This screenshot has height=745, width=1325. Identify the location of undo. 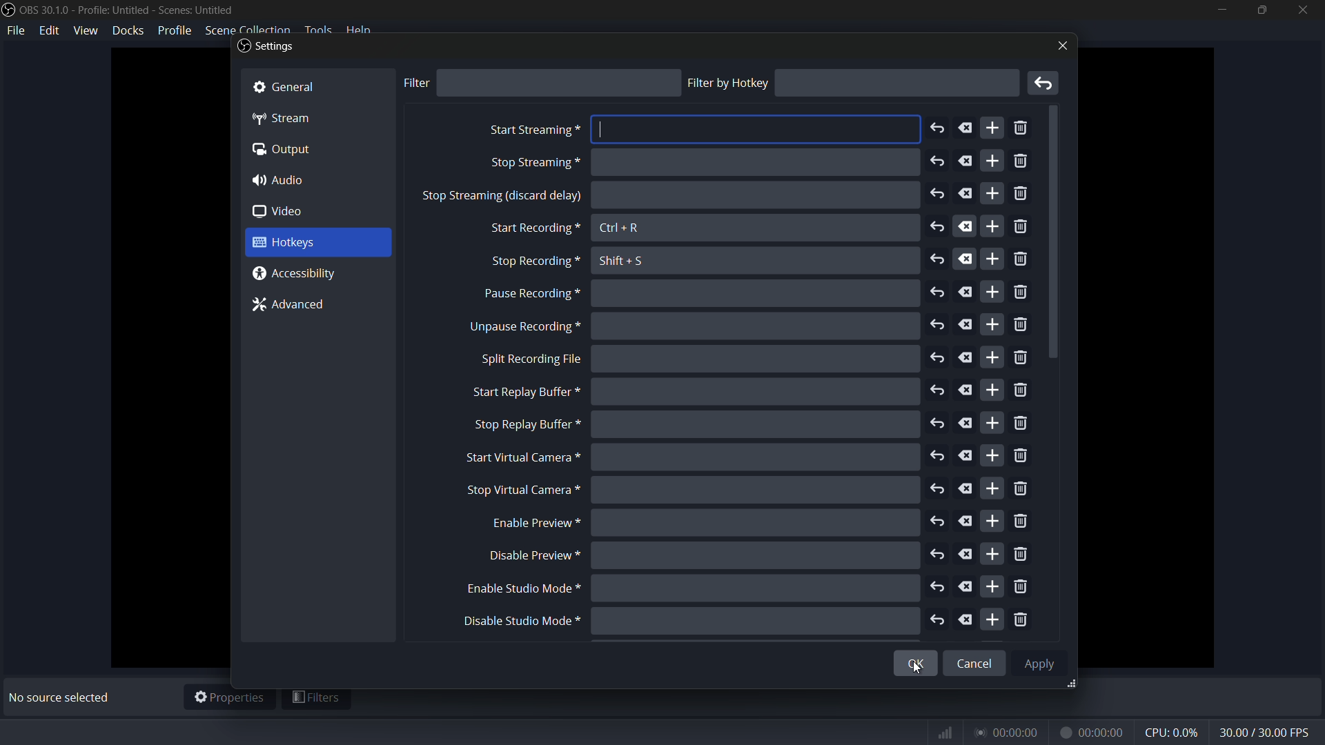
(938, 326).